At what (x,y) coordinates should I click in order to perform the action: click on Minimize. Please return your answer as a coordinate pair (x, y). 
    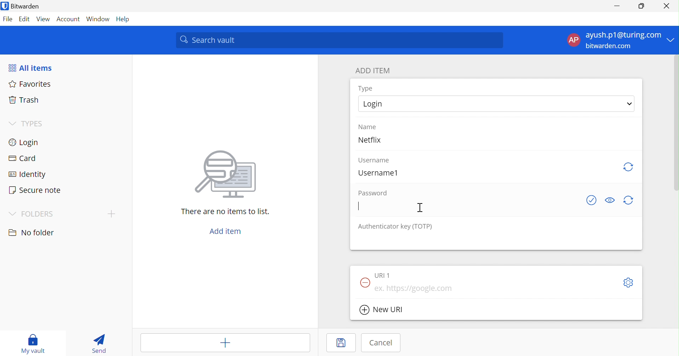
    Looking at the image, I should click on (619, 6).